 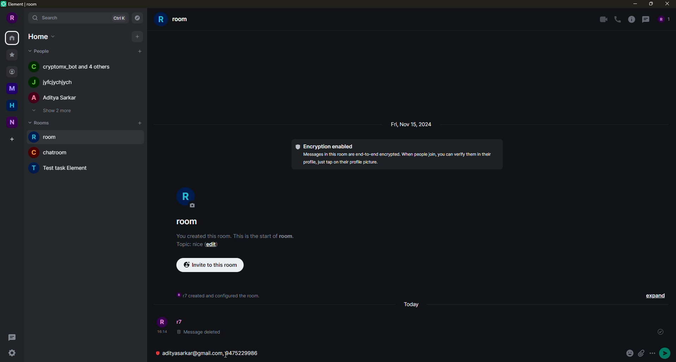 I want to click on navigator, so click(x=137, y=18).